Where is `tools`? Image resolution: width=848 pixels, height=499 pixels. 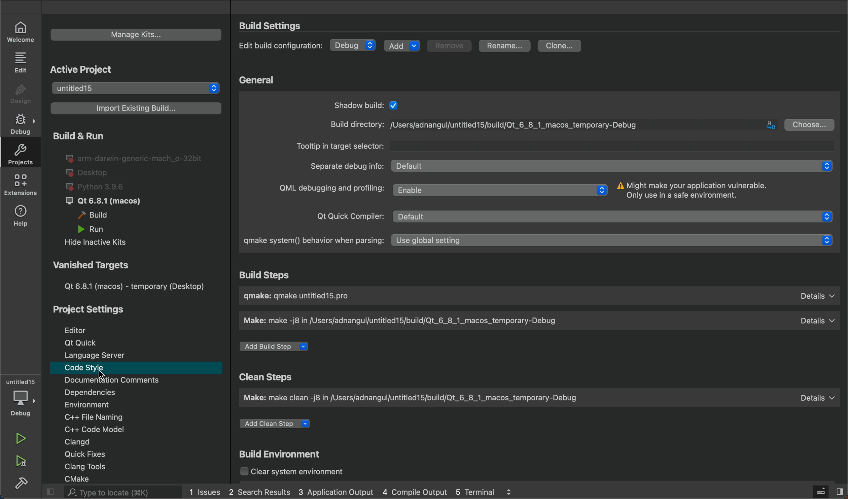 tools is located at coordinates (94, 467).